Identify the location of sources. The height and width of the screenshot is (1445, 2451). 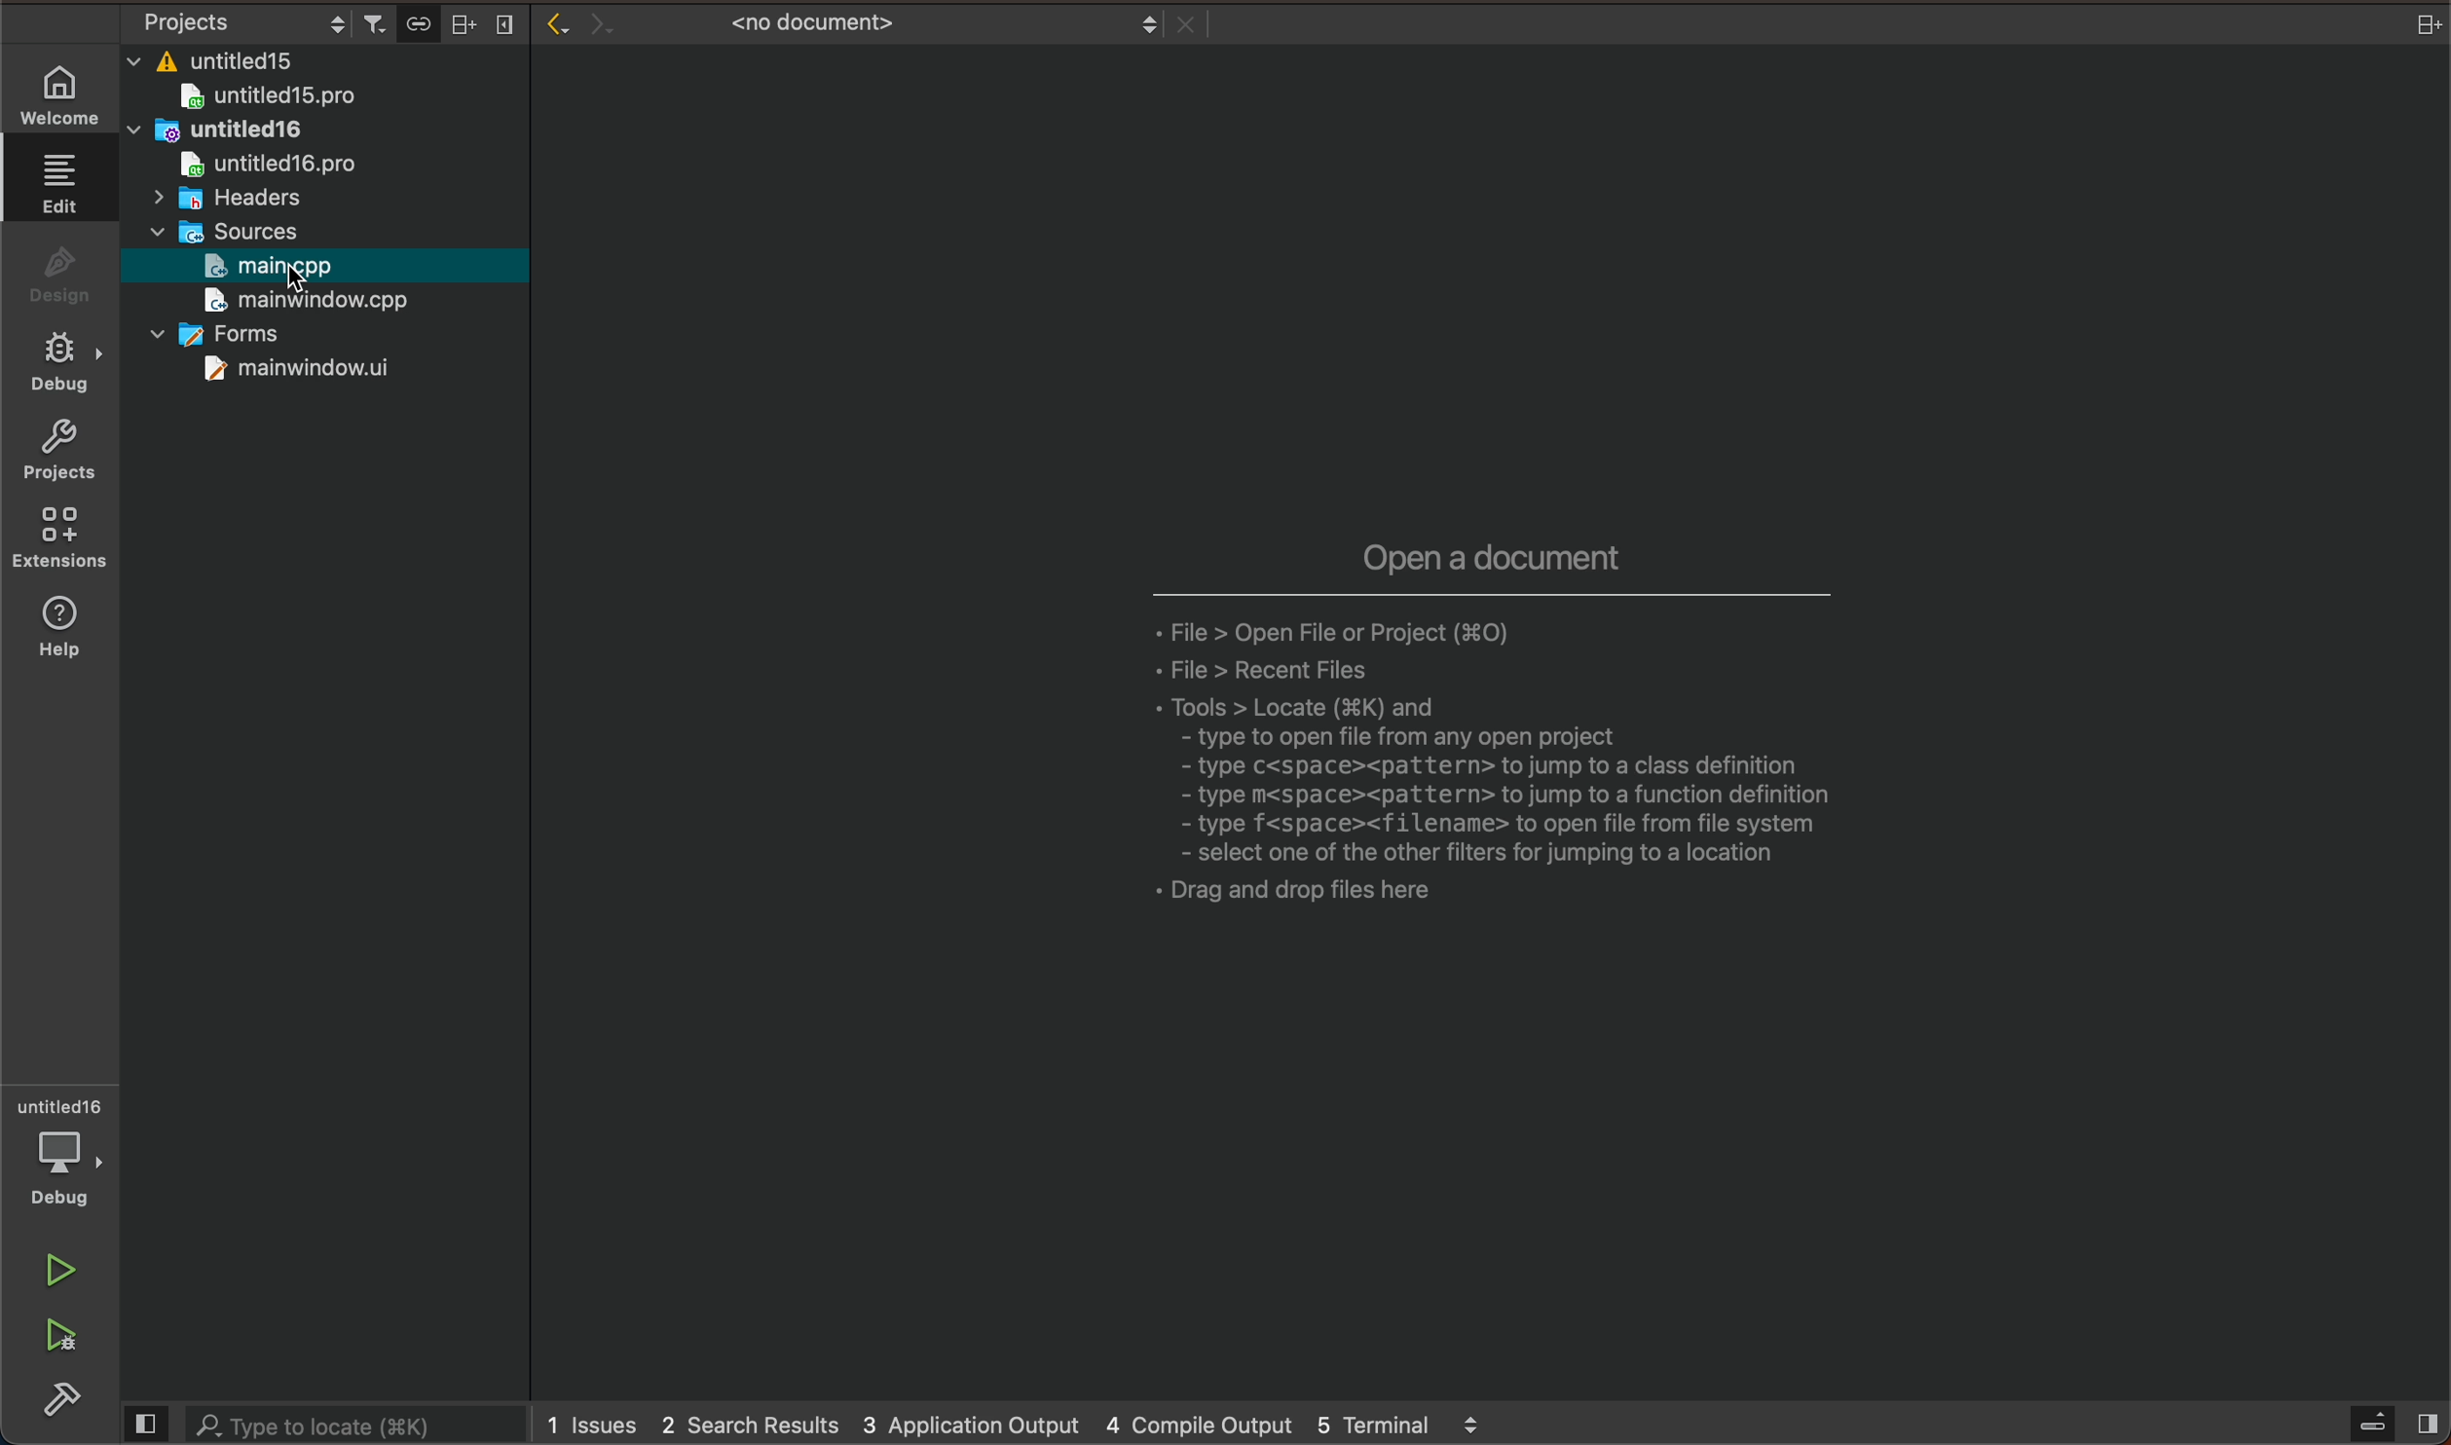
(241, 229).